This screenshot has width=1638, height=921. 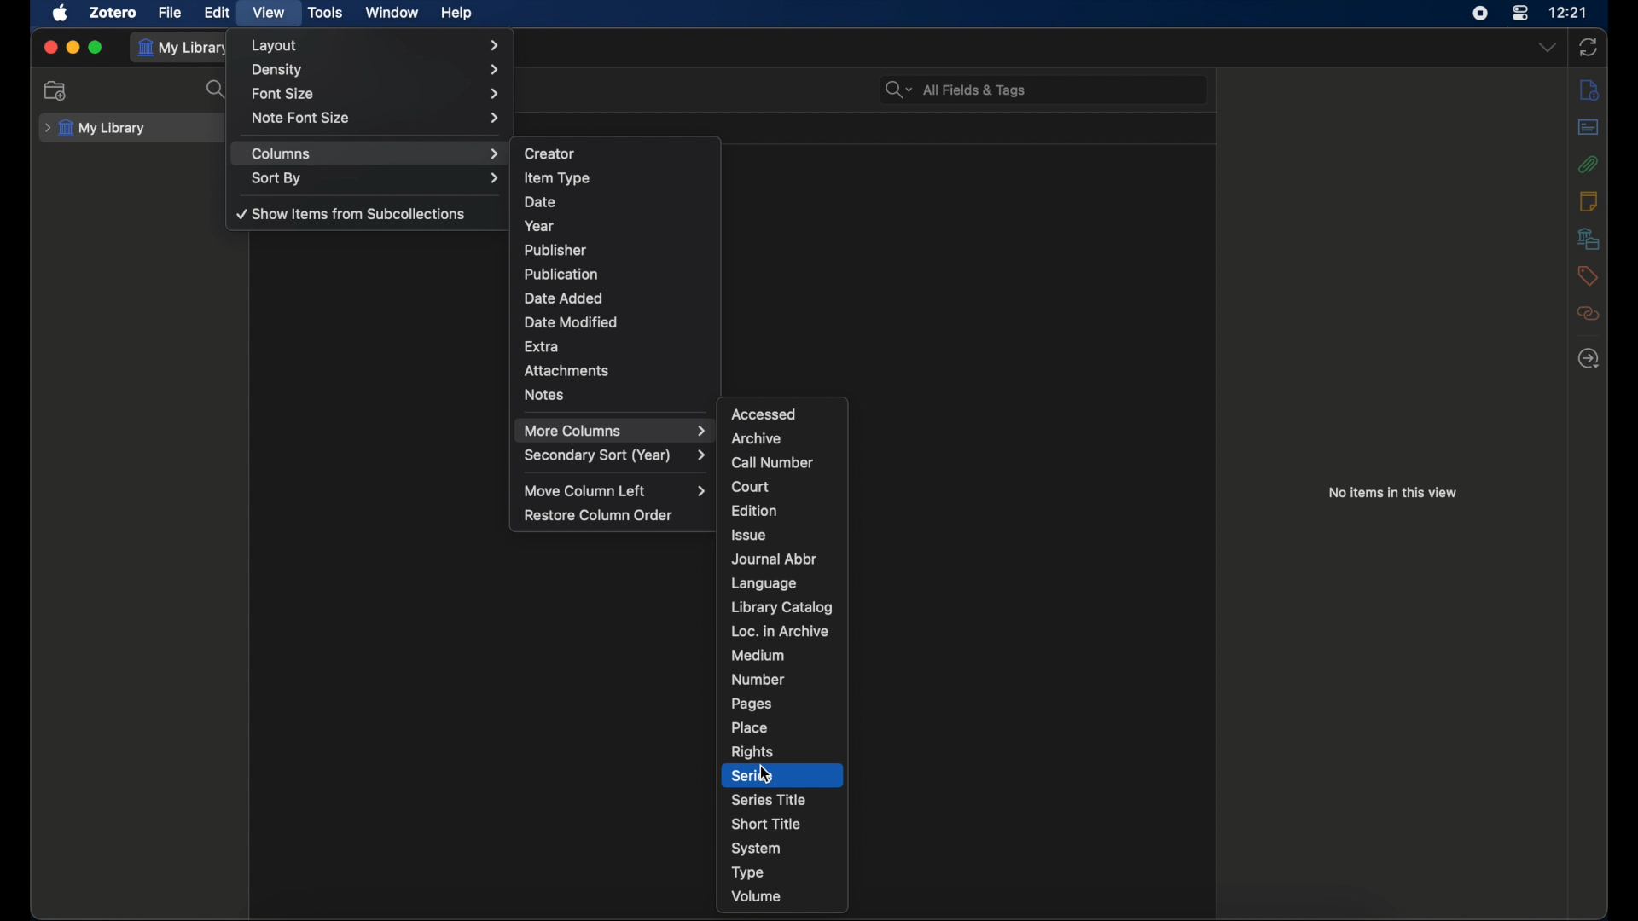 What do you see at coordinates (392, 13) in the screenshot?
I see `window` at bounding box center [392, 13].